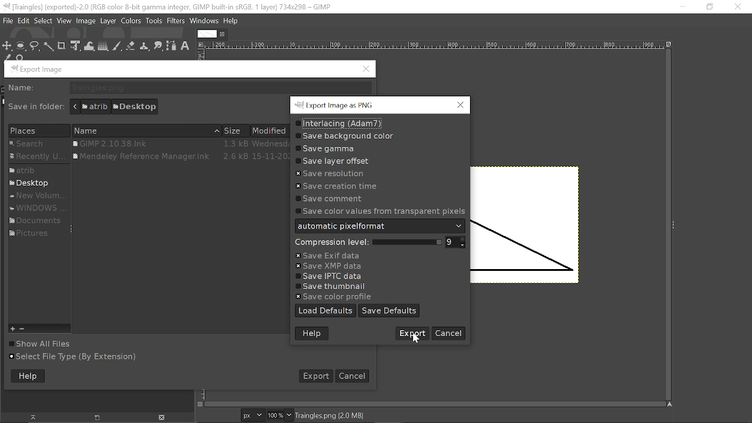 The image size is (752, 423). Describe the element at coordinates (73, 357) in the screenshot. I see `Select File Type (By Extension)` at that location.